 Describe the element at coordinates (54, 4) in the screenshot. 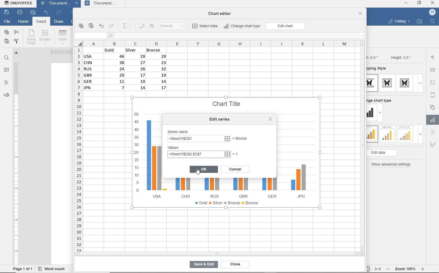

I see `document name` at that location.